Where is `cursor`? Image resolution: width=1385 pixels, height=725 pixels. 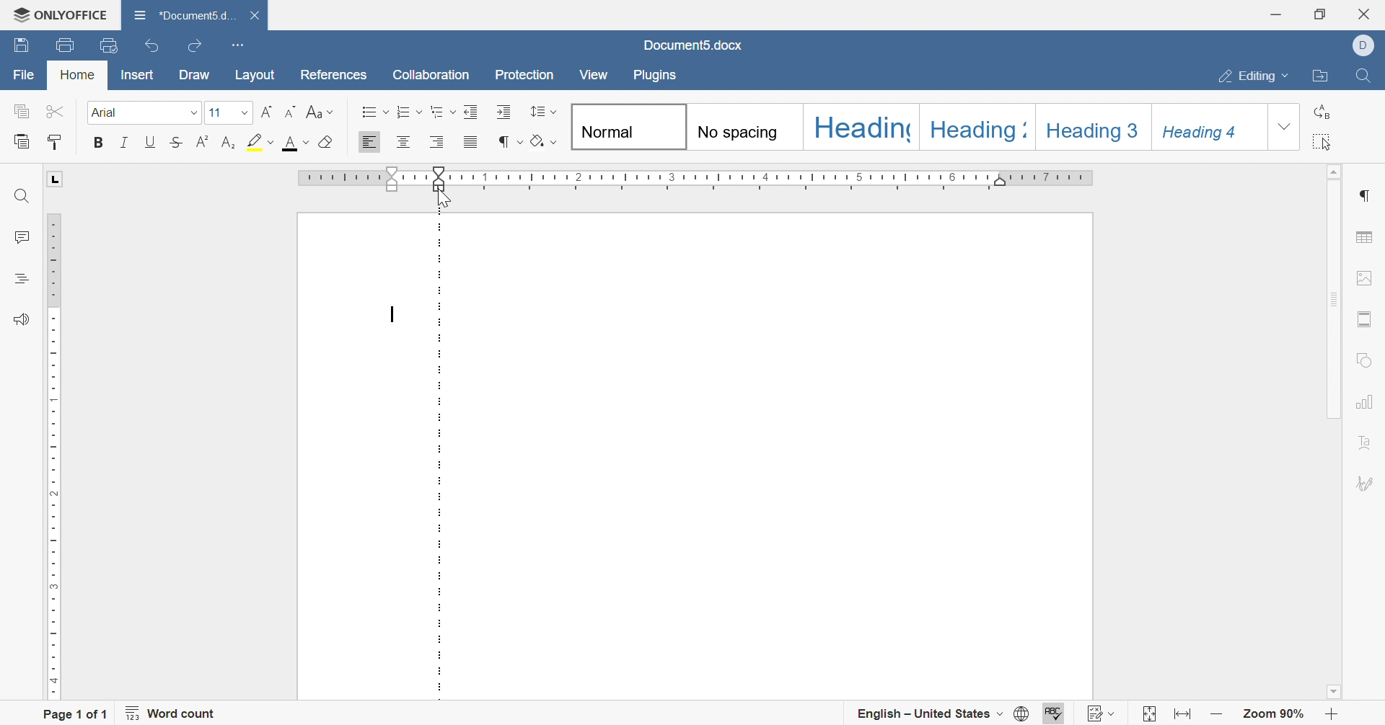
cursor is located at coordinates (444, 197).